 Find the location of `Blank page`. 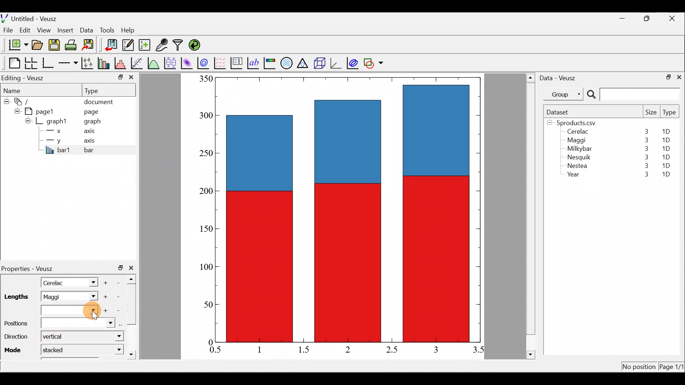

Blank page is located at coordinates (12, 63).